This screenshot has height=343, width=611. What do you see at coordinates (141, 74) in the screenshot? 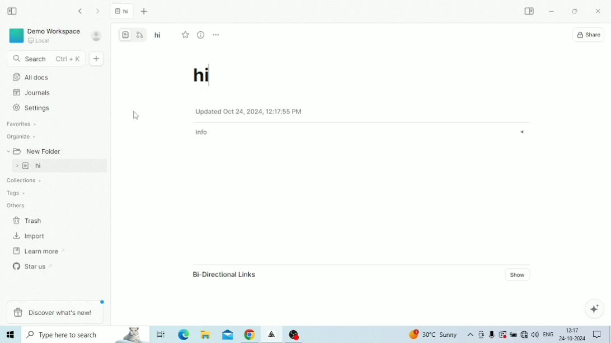
I see `All docs` at bounding box center [141, 74].